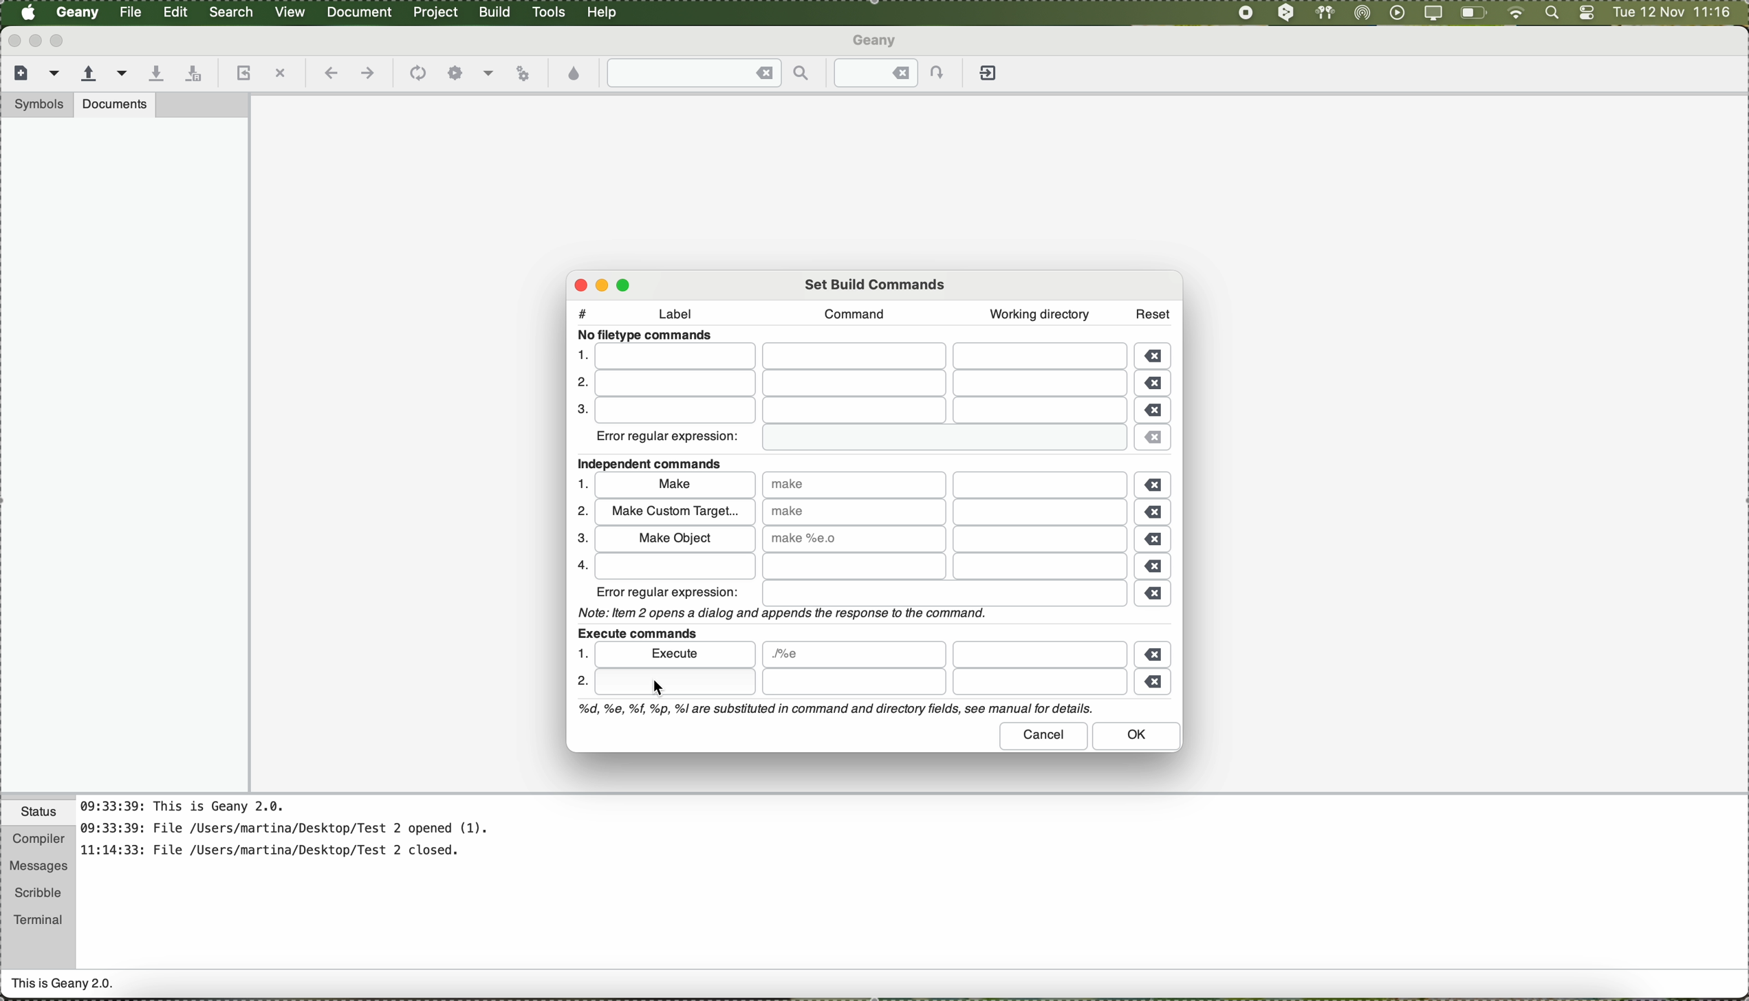 The width and height of the screenshot is (1749, 1001). What do you see at coordinates (1287, 13) in the screenshot?
I see `DeepL` at bounding box center [1287, 13].